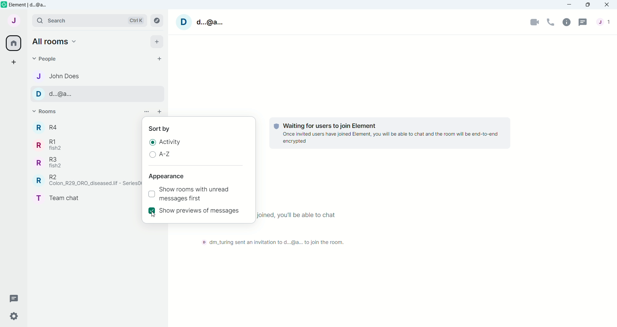 Image resolution: width=617 pixels, height=327 pixels. Describe the element at coordinates (4, 4) in the screenshot. I see `Element icon` at that location.